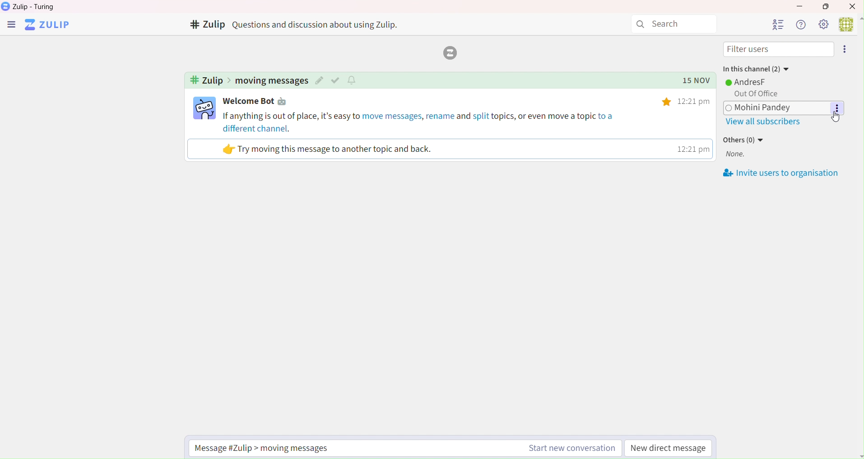  Describe the element at coordinates (319, 81) in the screenshot. I see `edit` at that location.